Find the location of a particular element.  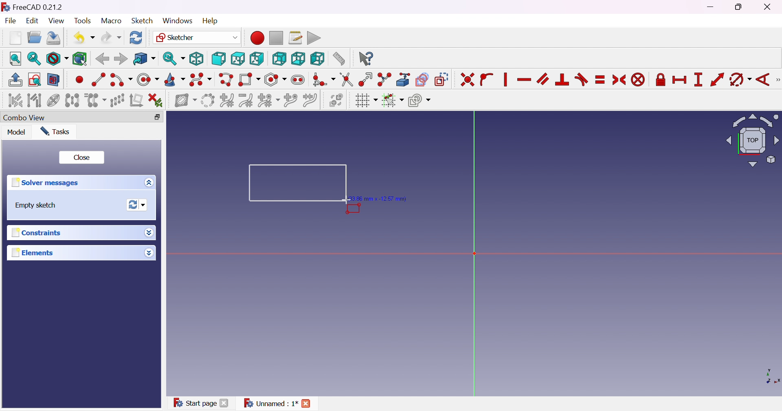

Macros is located at coordinates (295, 38).